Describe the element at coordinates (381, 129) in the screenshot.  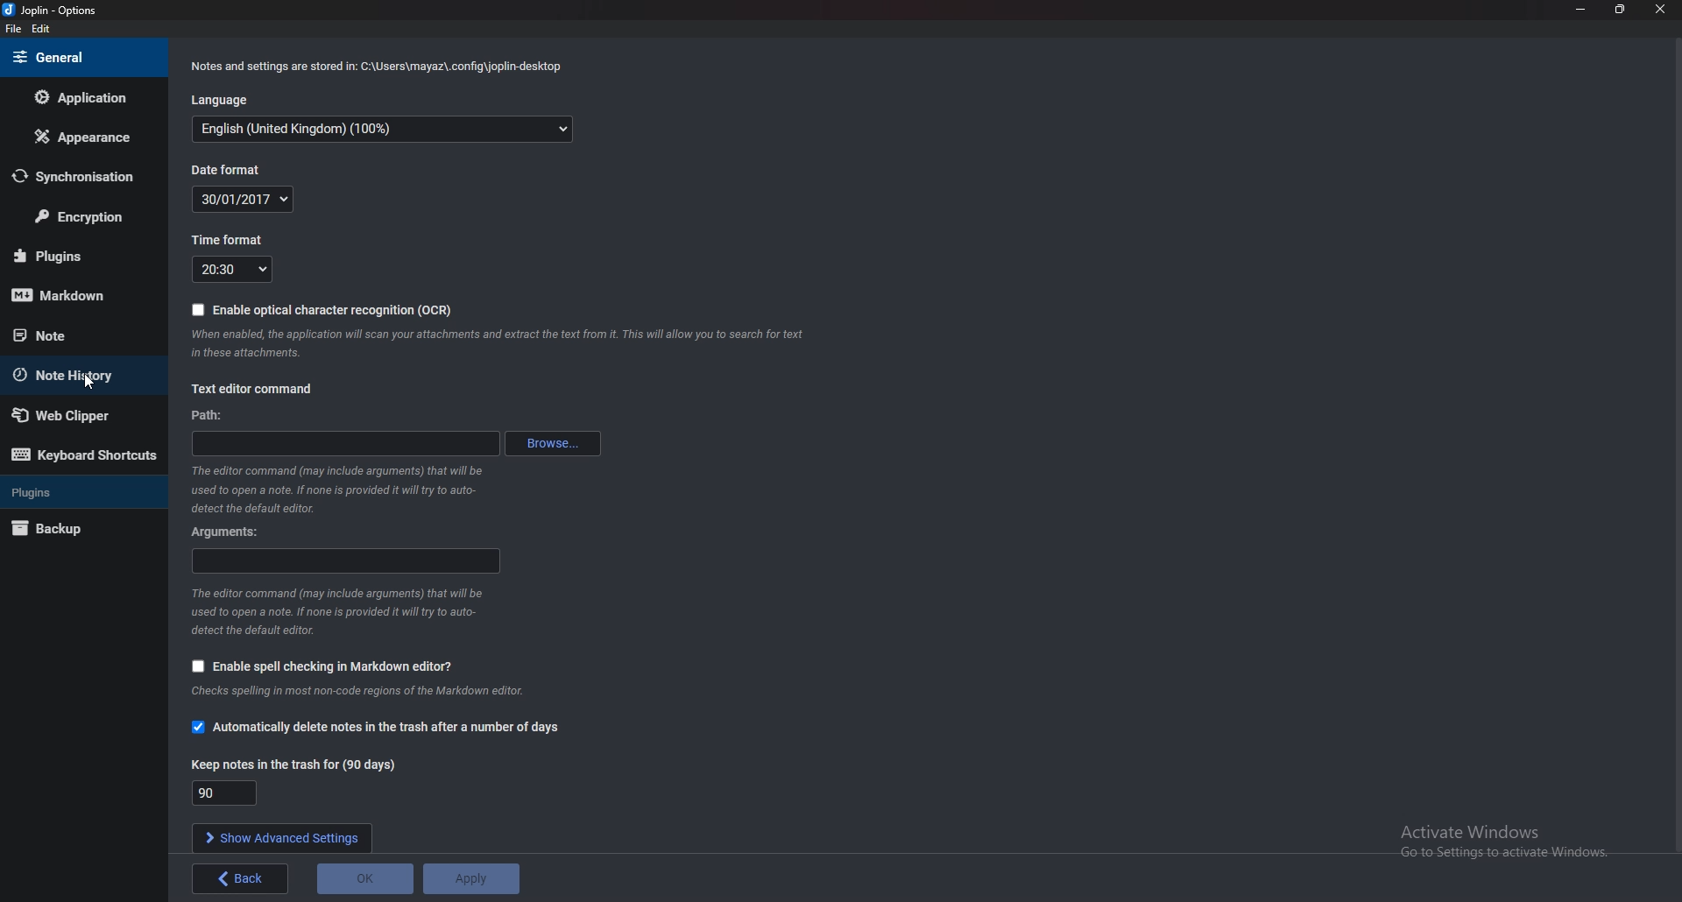
I see `English (United Kingdom) (100%)` at that location.